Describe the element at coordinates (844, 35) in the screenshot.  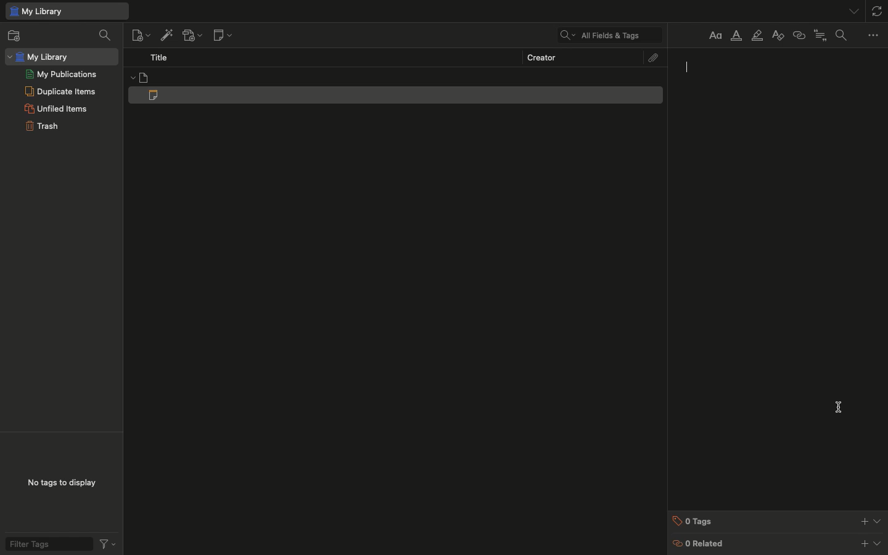
I see `Find and replace` at that location.